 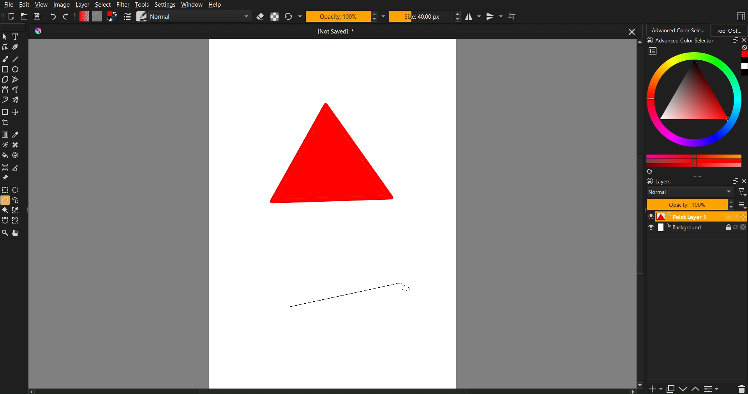 What do you see at coordinates (5, 156) in the screenshot?
I see `filler` at bounding box center [5, 156].